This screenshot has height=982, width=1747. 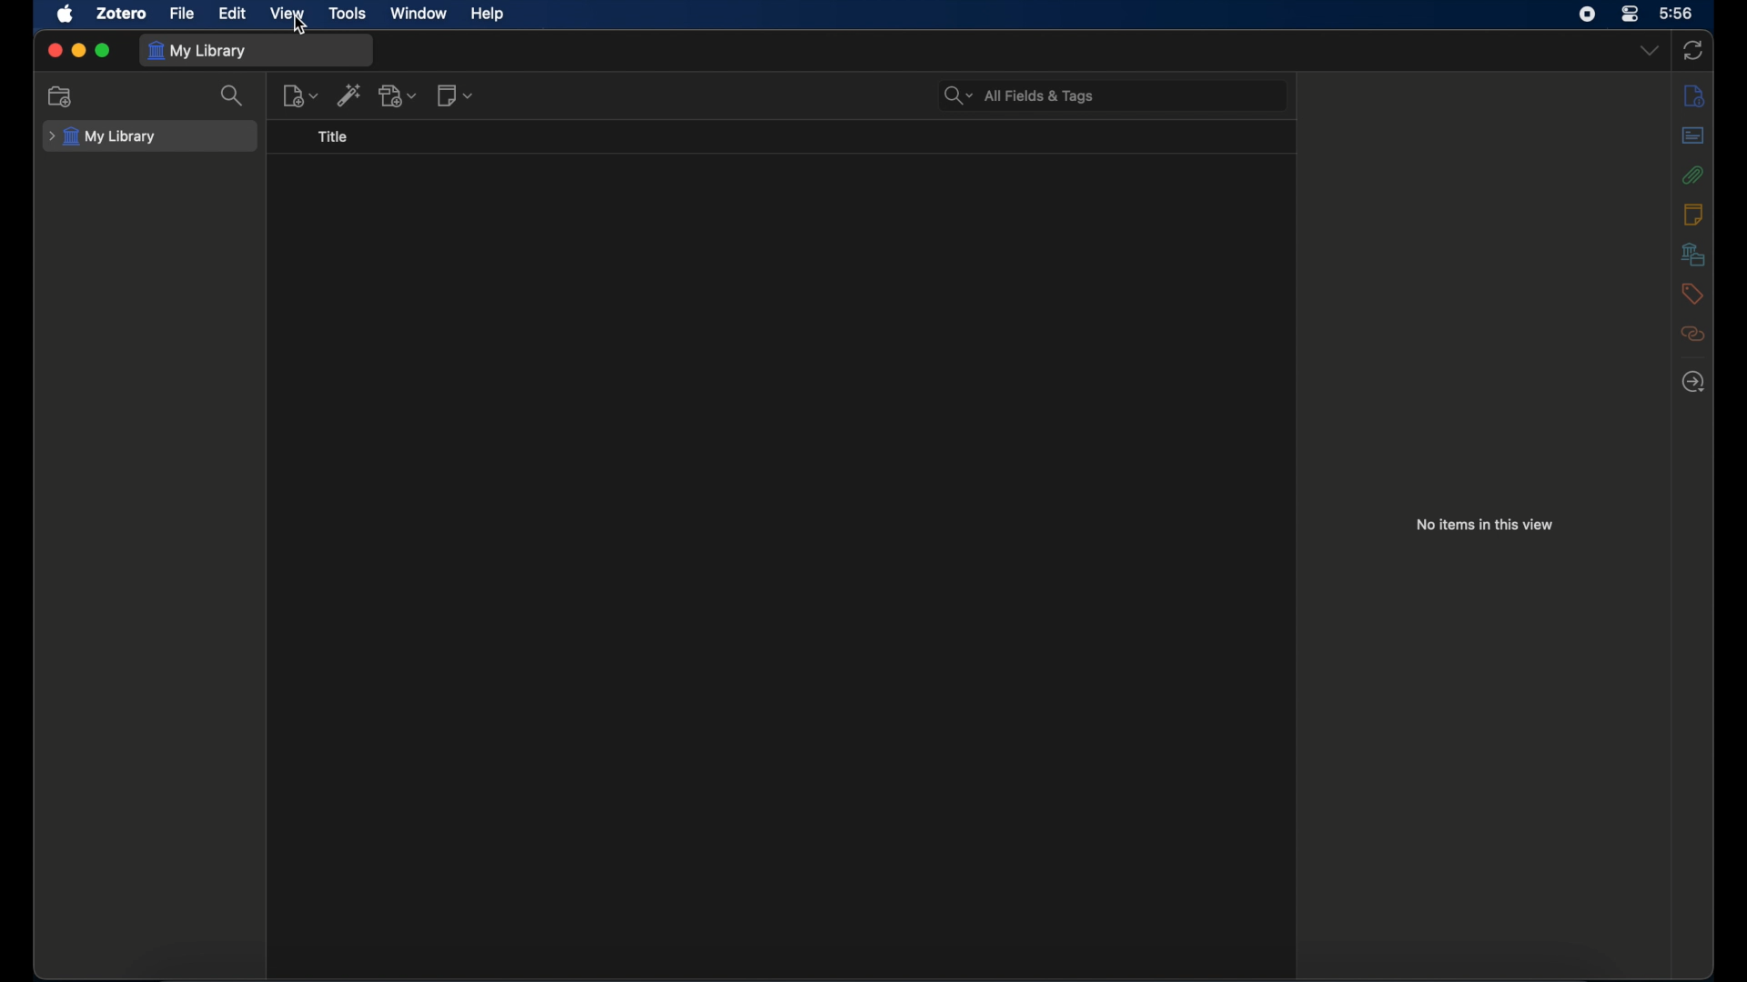 I want to click on view, so click(x=288, y=13).